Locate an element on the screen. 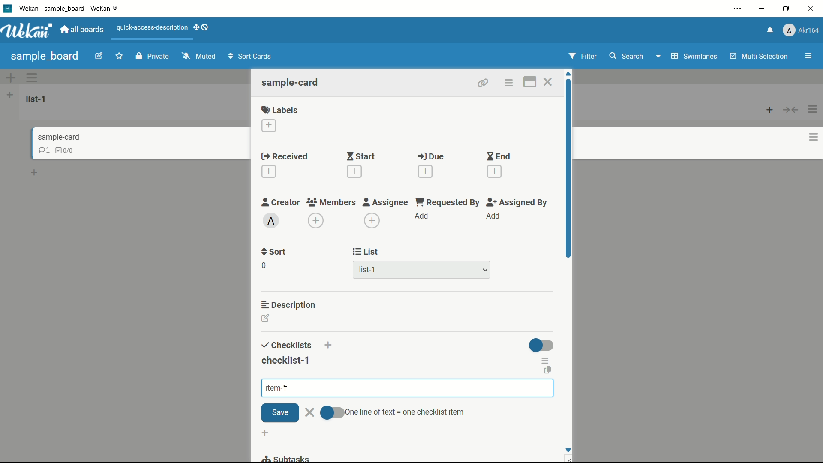 The width and height of the screenshot is (823, 463). close app is located at coordinates (813, 9).